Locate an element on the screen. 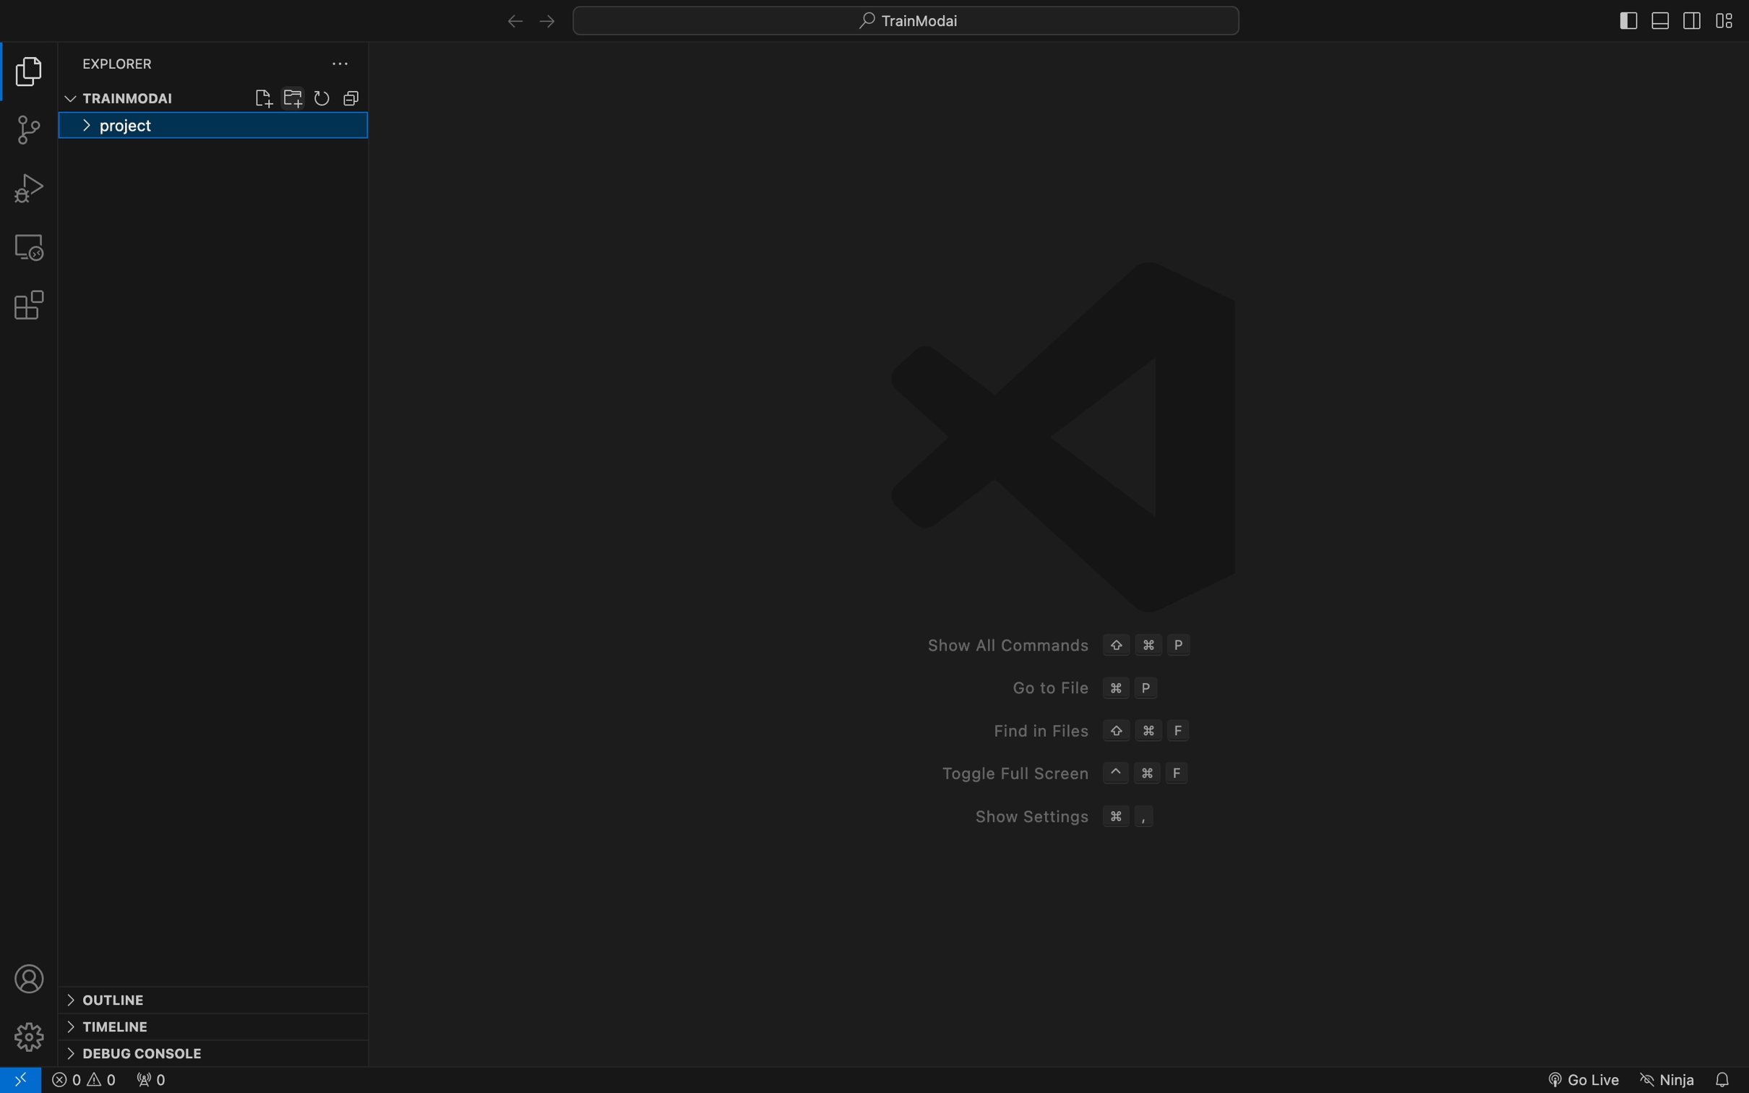  0 is located at coordinates (149, 1081).